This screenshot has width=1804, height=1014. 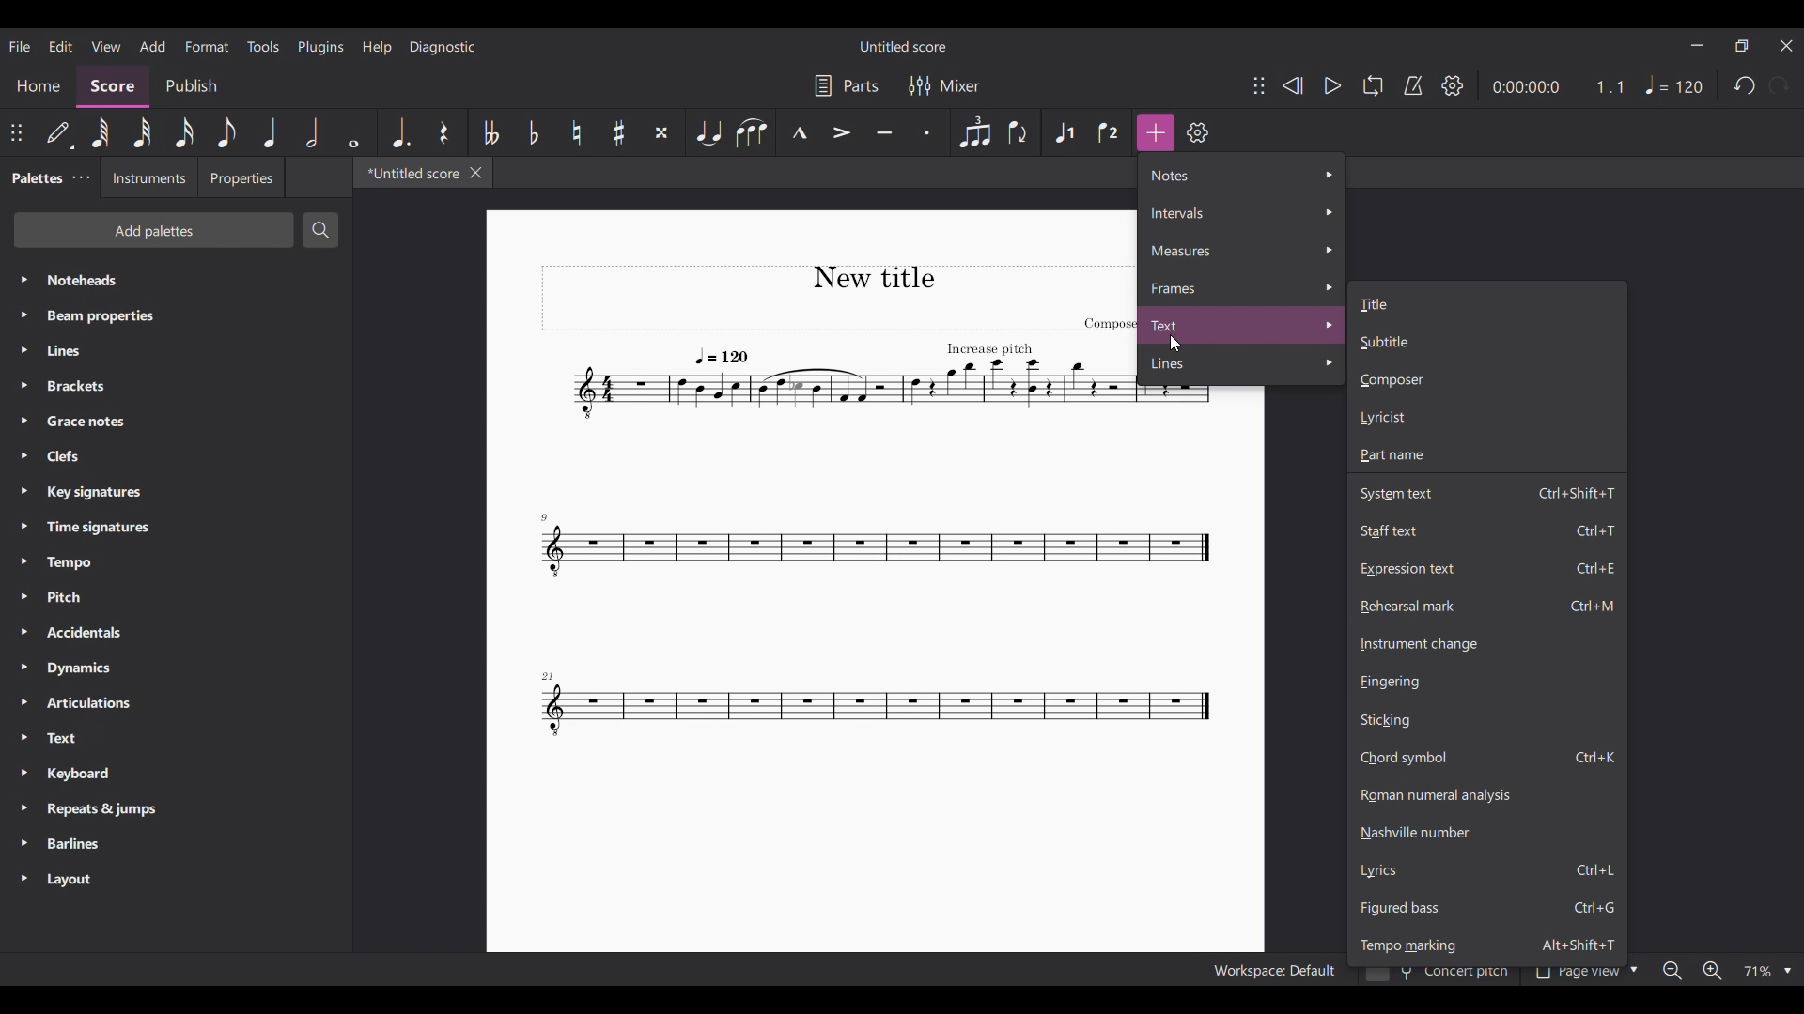 What do you see at coordinates (1780, 85) in the screenshot?
I see `Redo` at bounding box center [1780, 85].